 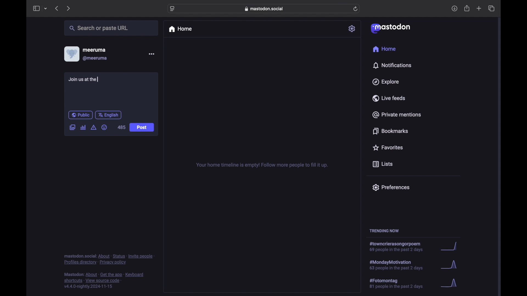 I want to click on home, so click(x=384, y=49).